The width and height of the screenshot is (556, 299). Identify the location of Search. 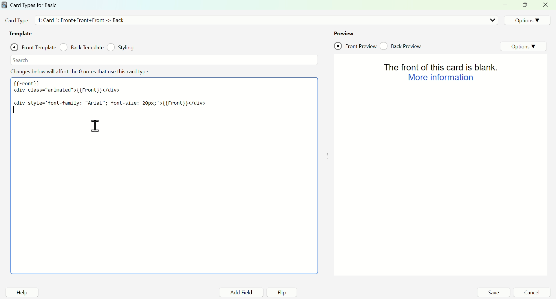
(21, 60).